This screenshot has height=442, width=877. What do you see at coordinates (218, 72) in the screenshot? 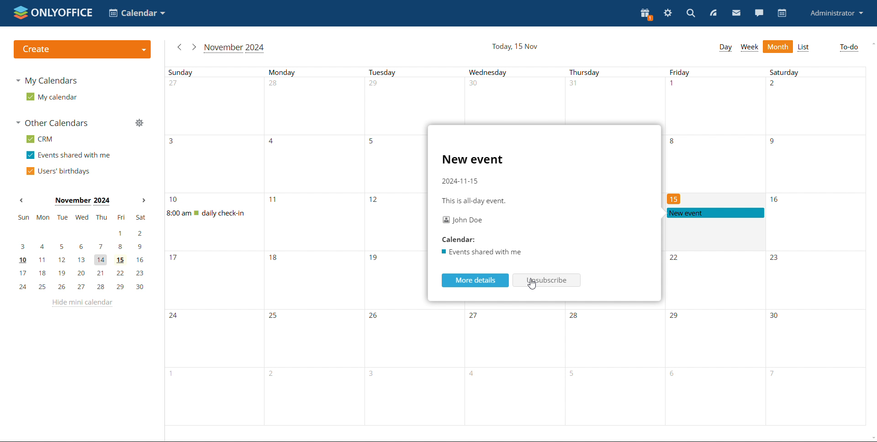
I see `individual day` at bounding box center [218, 72].